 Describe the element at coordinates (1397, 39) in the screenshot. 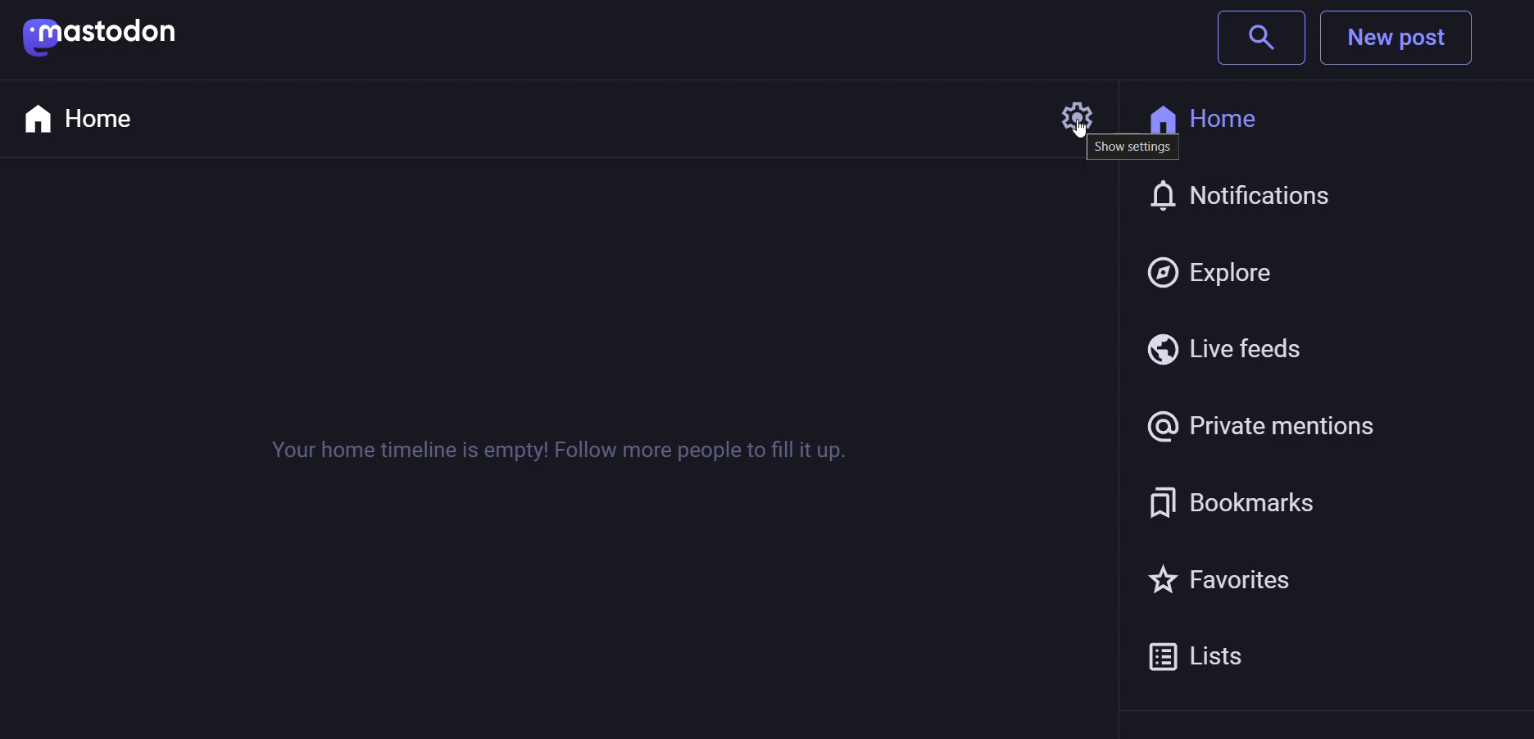

I see `New post` at that location.